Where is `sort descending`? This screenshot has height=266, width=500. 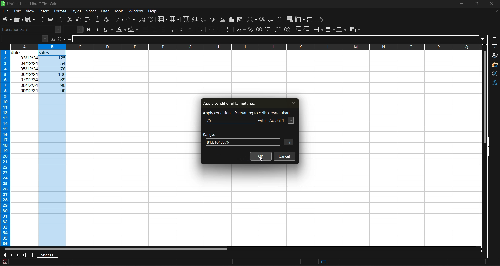
sort descending is located at coordinates (204, 19).